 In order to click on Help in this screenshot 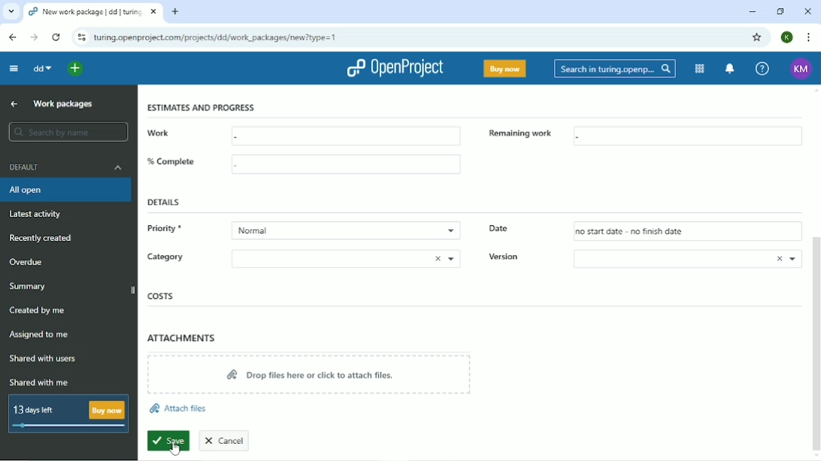, I will do `click(762, 68)`.